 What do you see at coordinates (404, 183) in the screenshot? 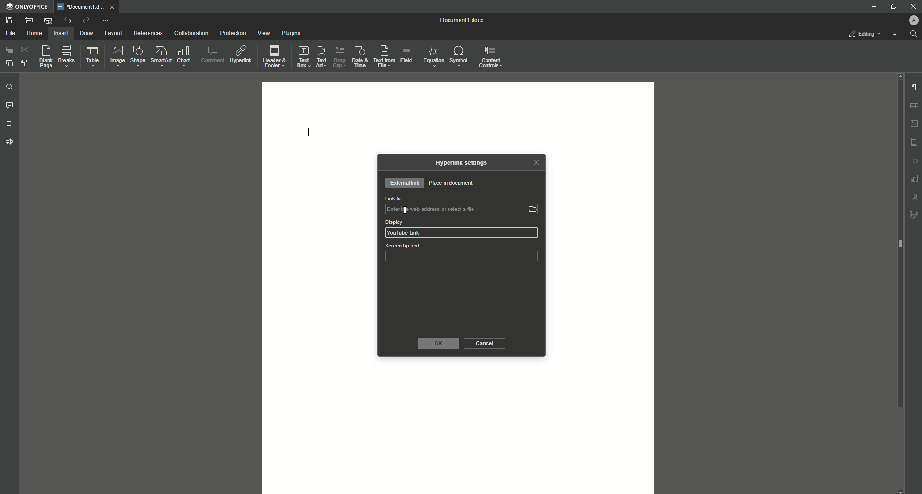
I see `External Link` at bounding box center [404, 183].